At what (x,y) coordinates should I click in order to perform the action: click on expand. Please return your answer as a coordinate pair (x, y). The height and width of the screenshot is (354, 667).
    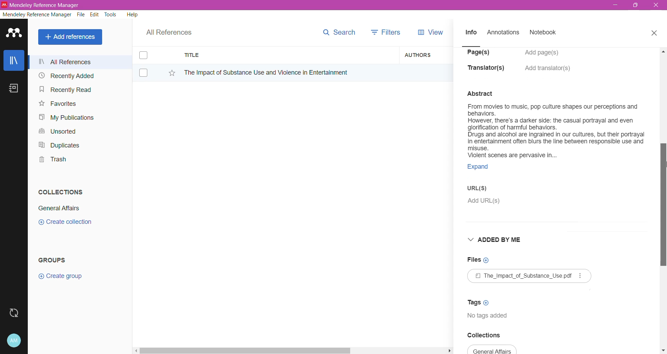
    Looking at the image, I should click on (486, 167).